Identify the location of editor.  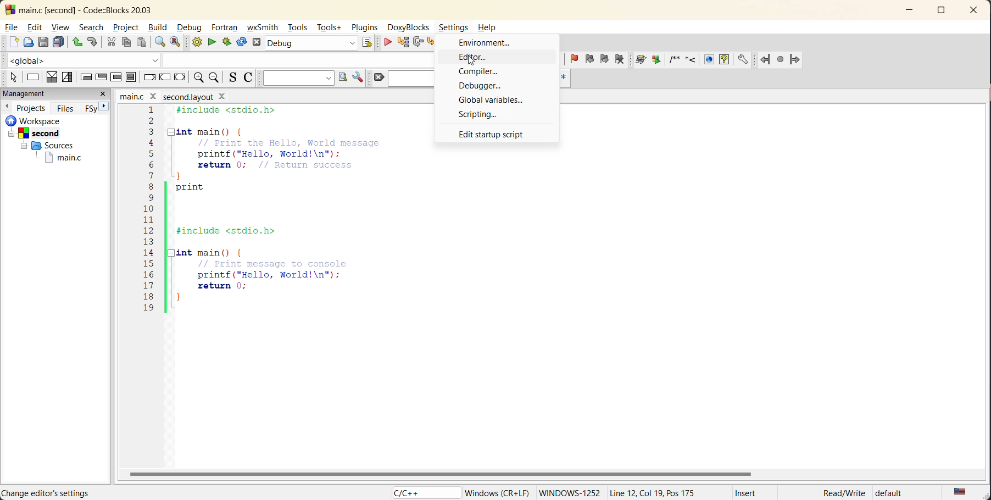
(478, 57).